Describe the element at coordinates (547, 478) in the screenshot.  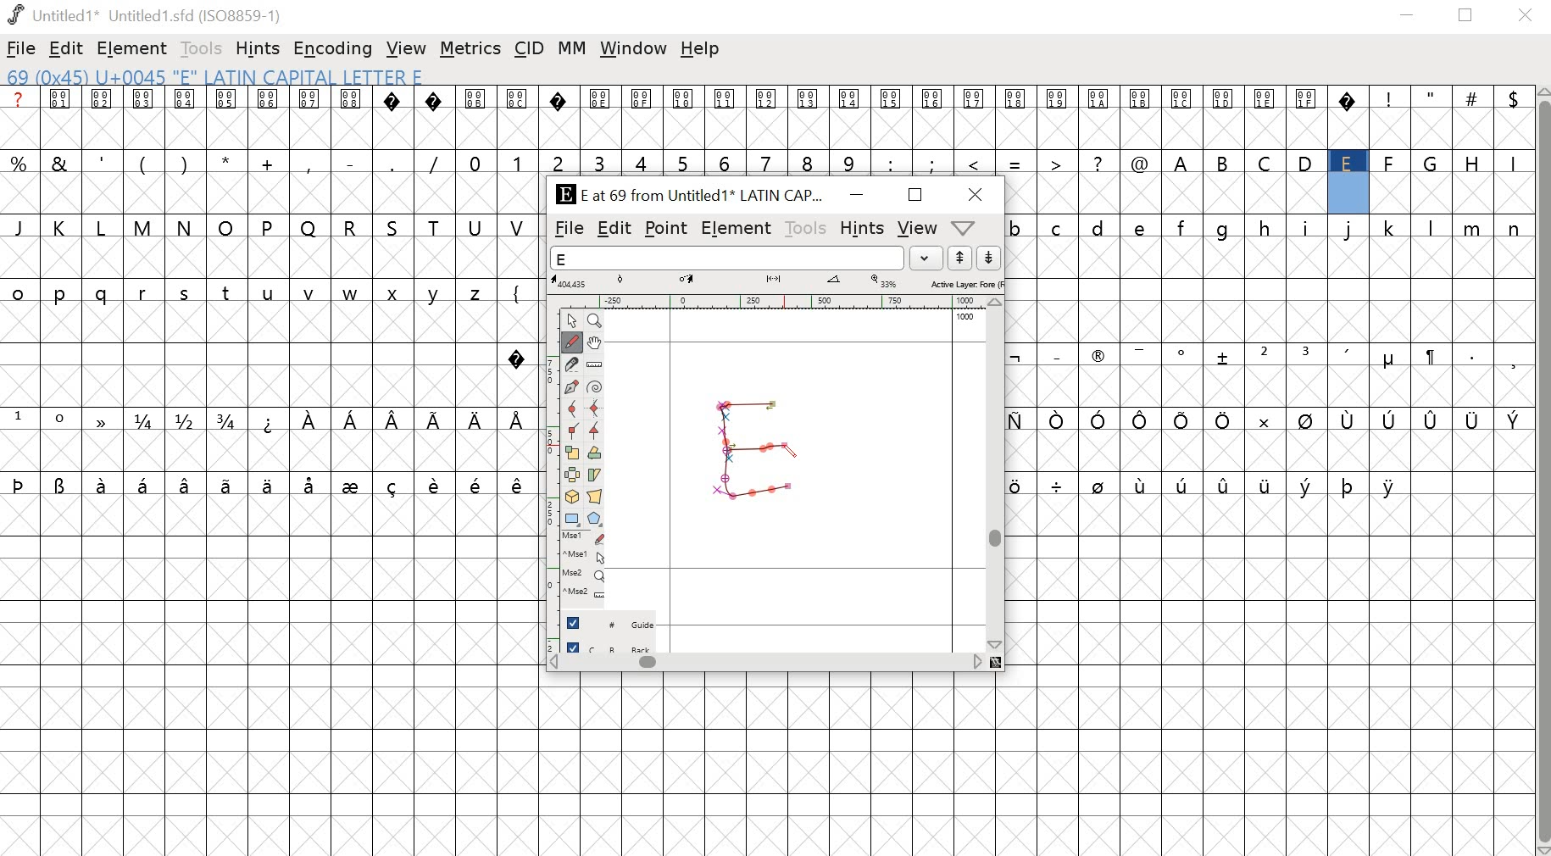
I see `ruler` at that location.